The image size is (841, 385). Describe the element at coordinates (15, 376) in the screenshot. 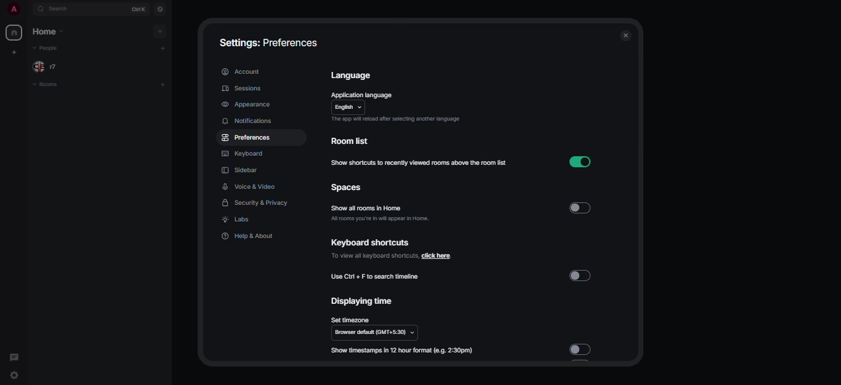

I see `quick settings` at that location.